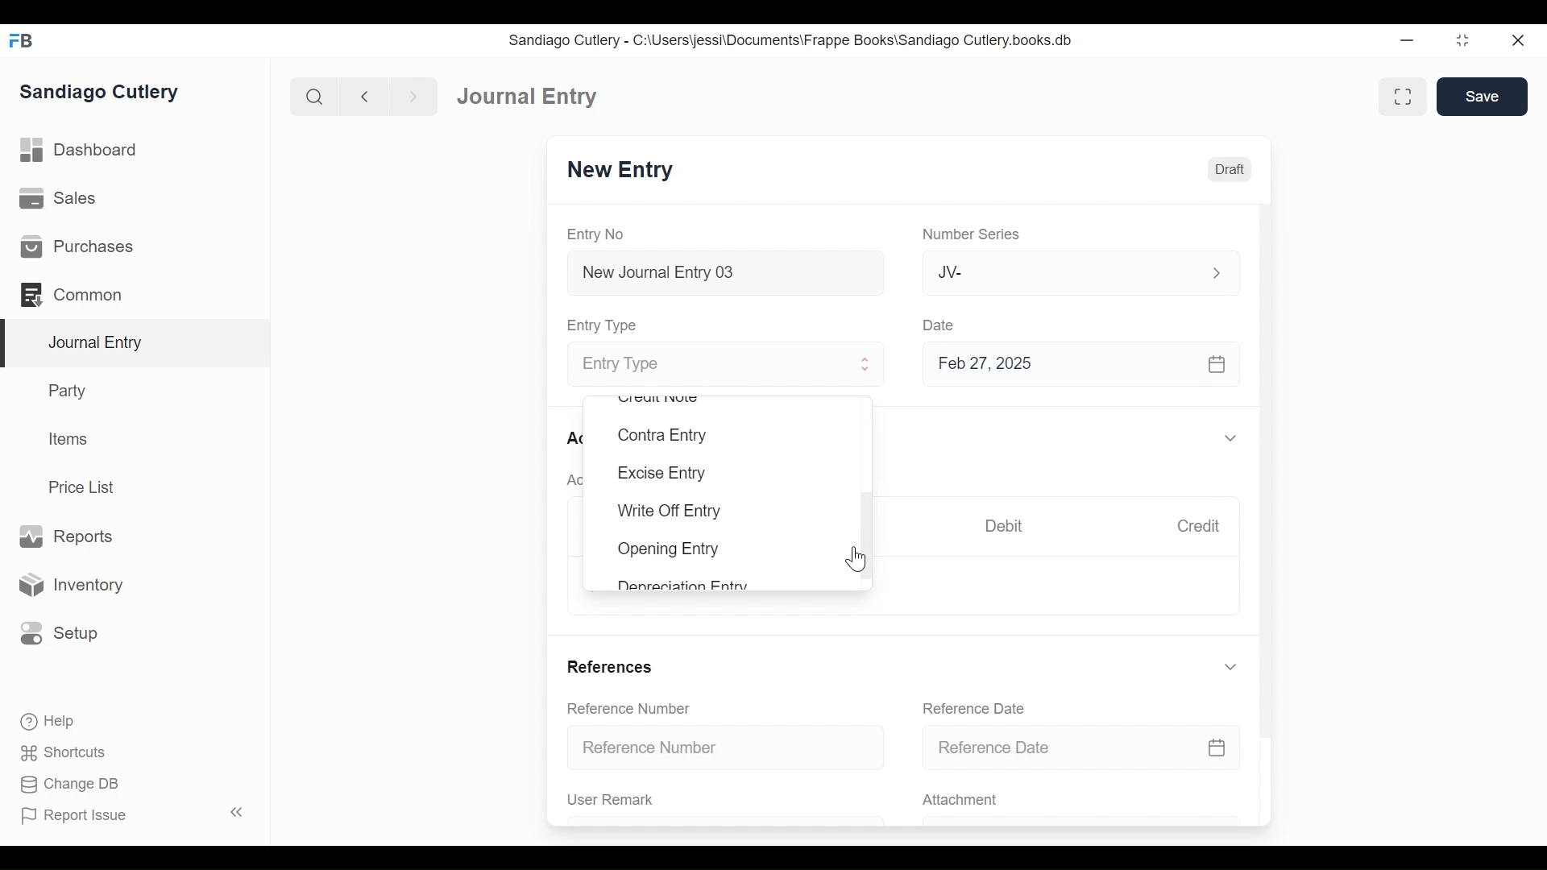 The height and width of the screenshot is (870, 1547). I want to click on Frappe Books Desktop Icon, so click(21, 41).